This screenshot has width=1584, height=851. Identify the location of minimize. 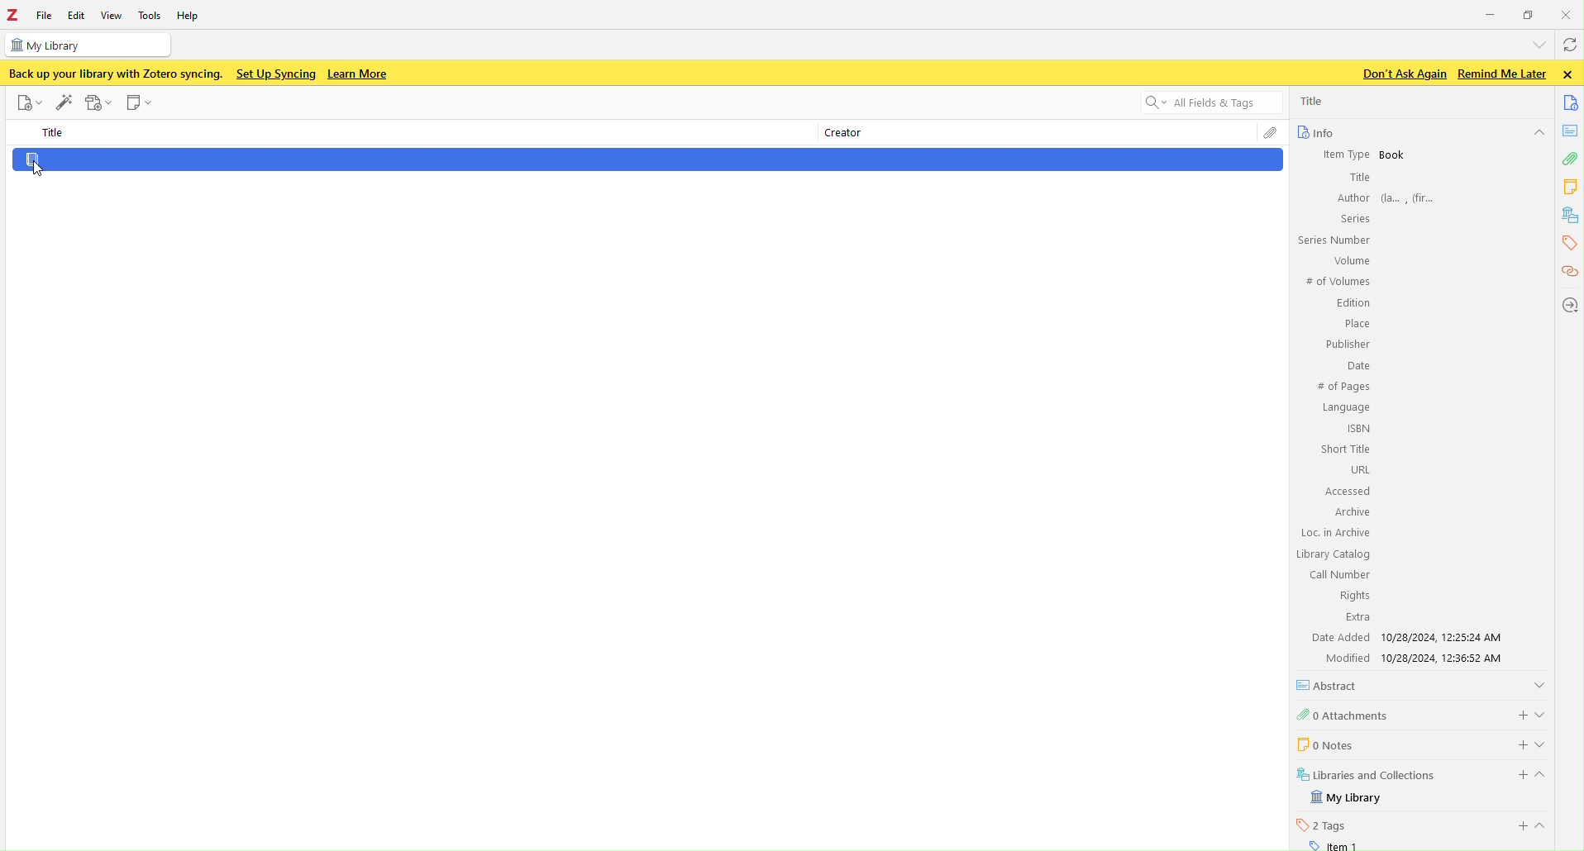
(1490, 14).